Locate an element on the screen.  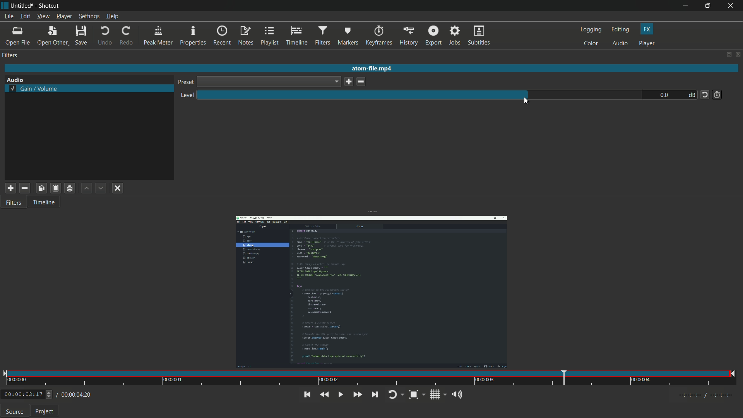
Timeline is located at coordinates (47, 204).